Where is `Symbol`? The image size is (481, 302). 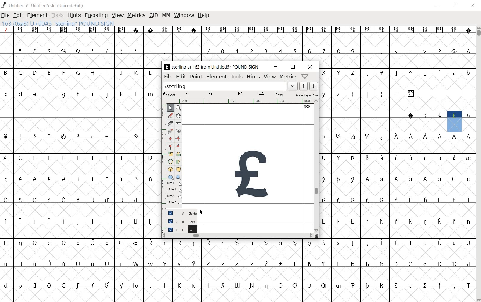
Symbol is located at coordinates (310, 243).